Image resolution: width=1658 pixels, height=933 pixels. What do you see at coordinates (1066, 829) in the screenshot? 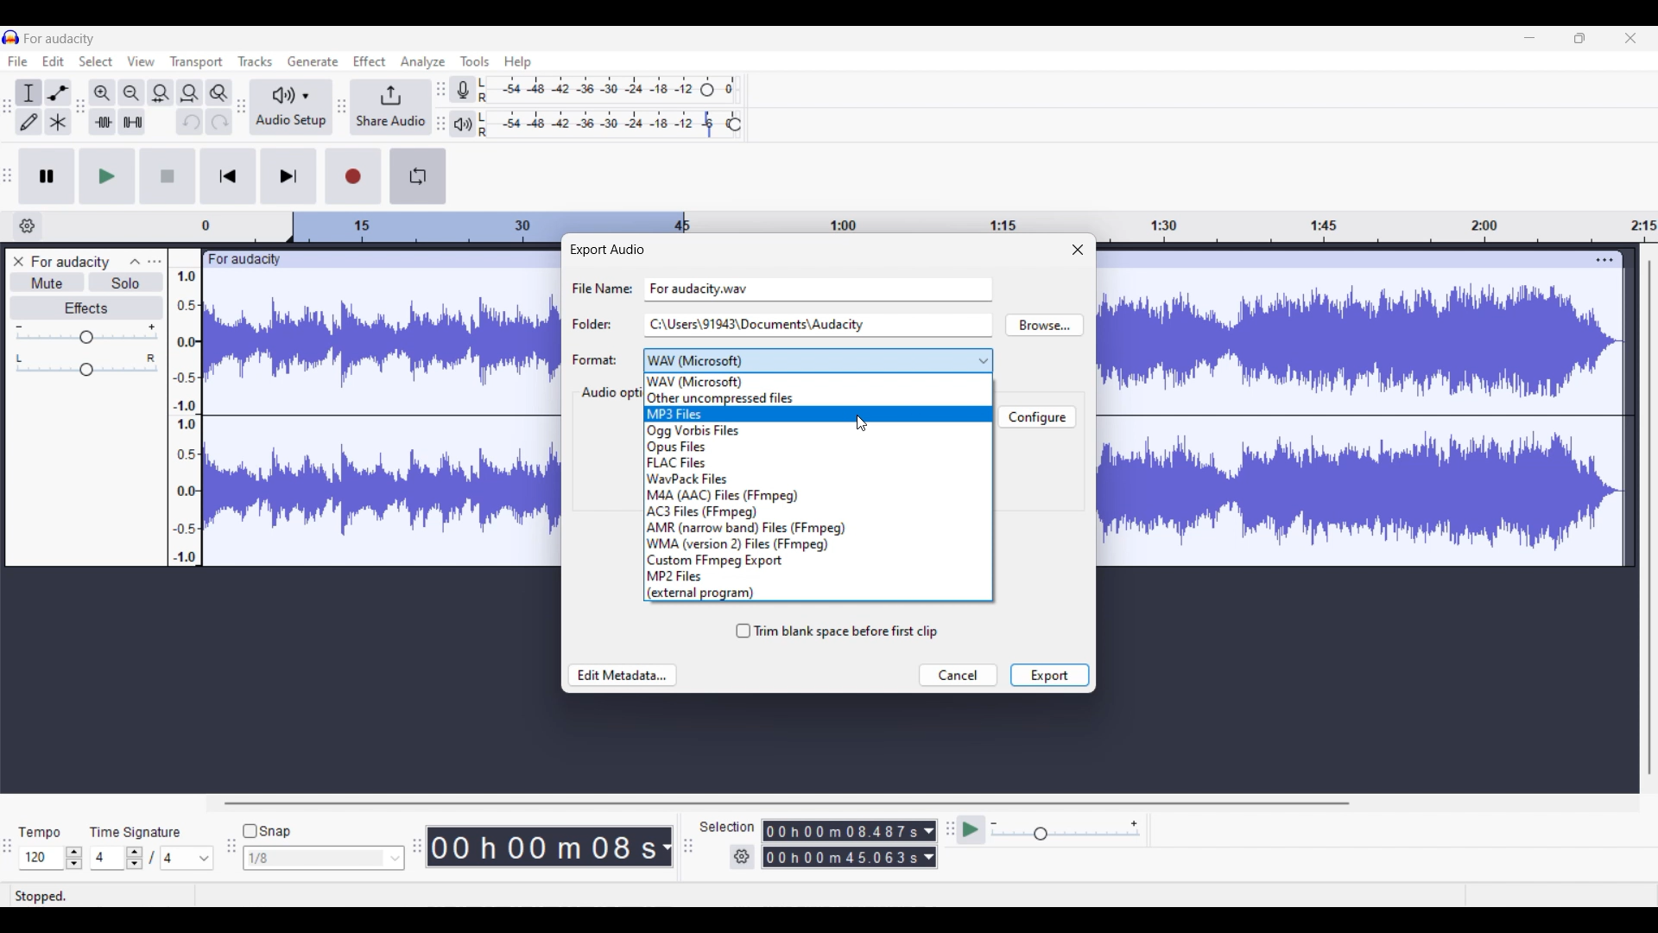
I see `Playback speed scale` at bounding box center [1066, 829].